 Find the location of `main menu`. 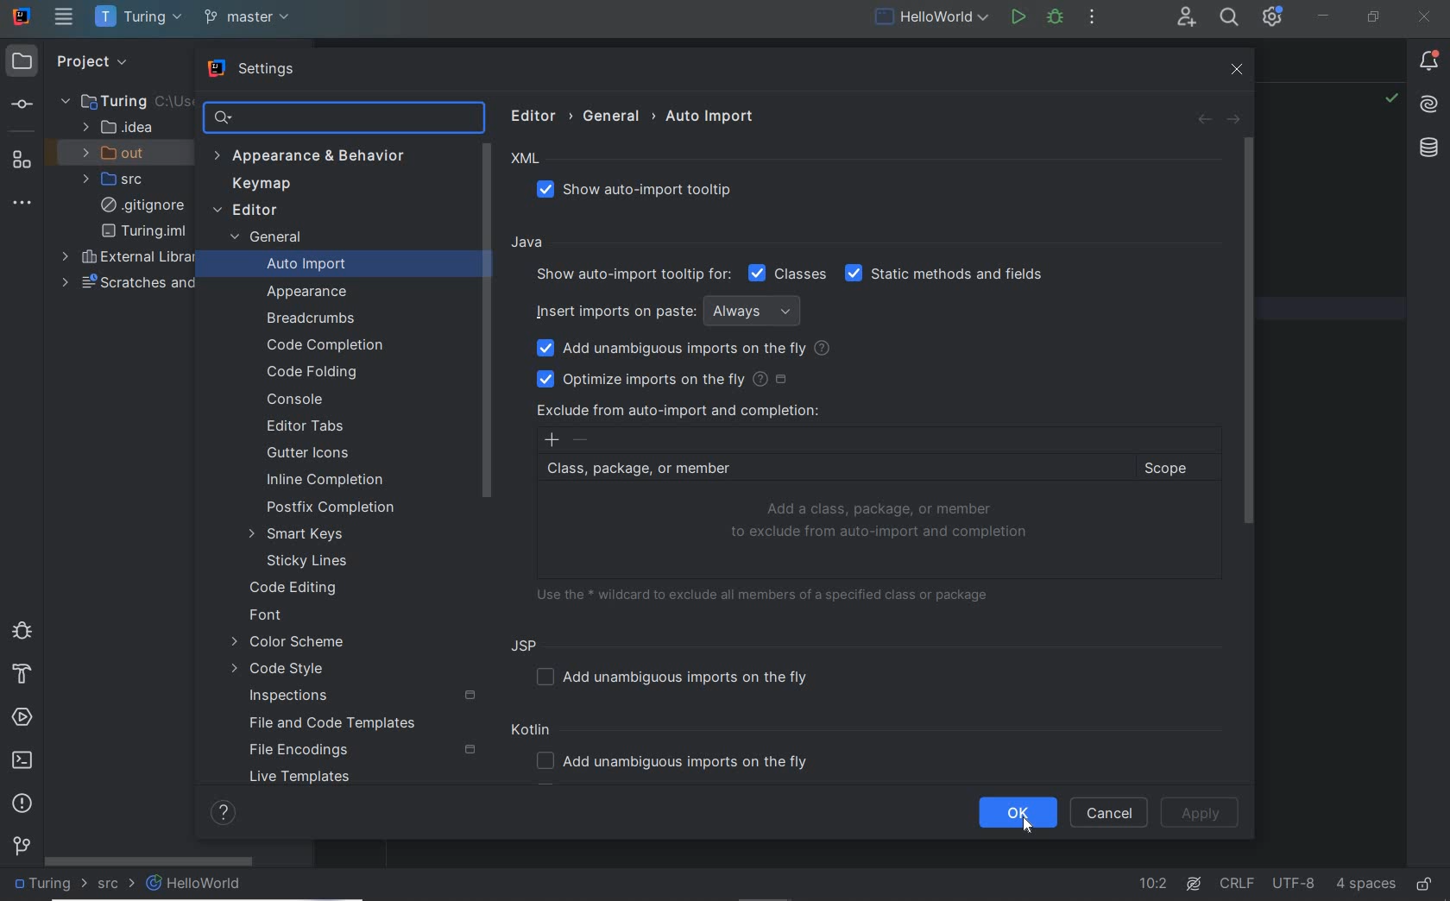

main menu is located at coordinates (64, 16).